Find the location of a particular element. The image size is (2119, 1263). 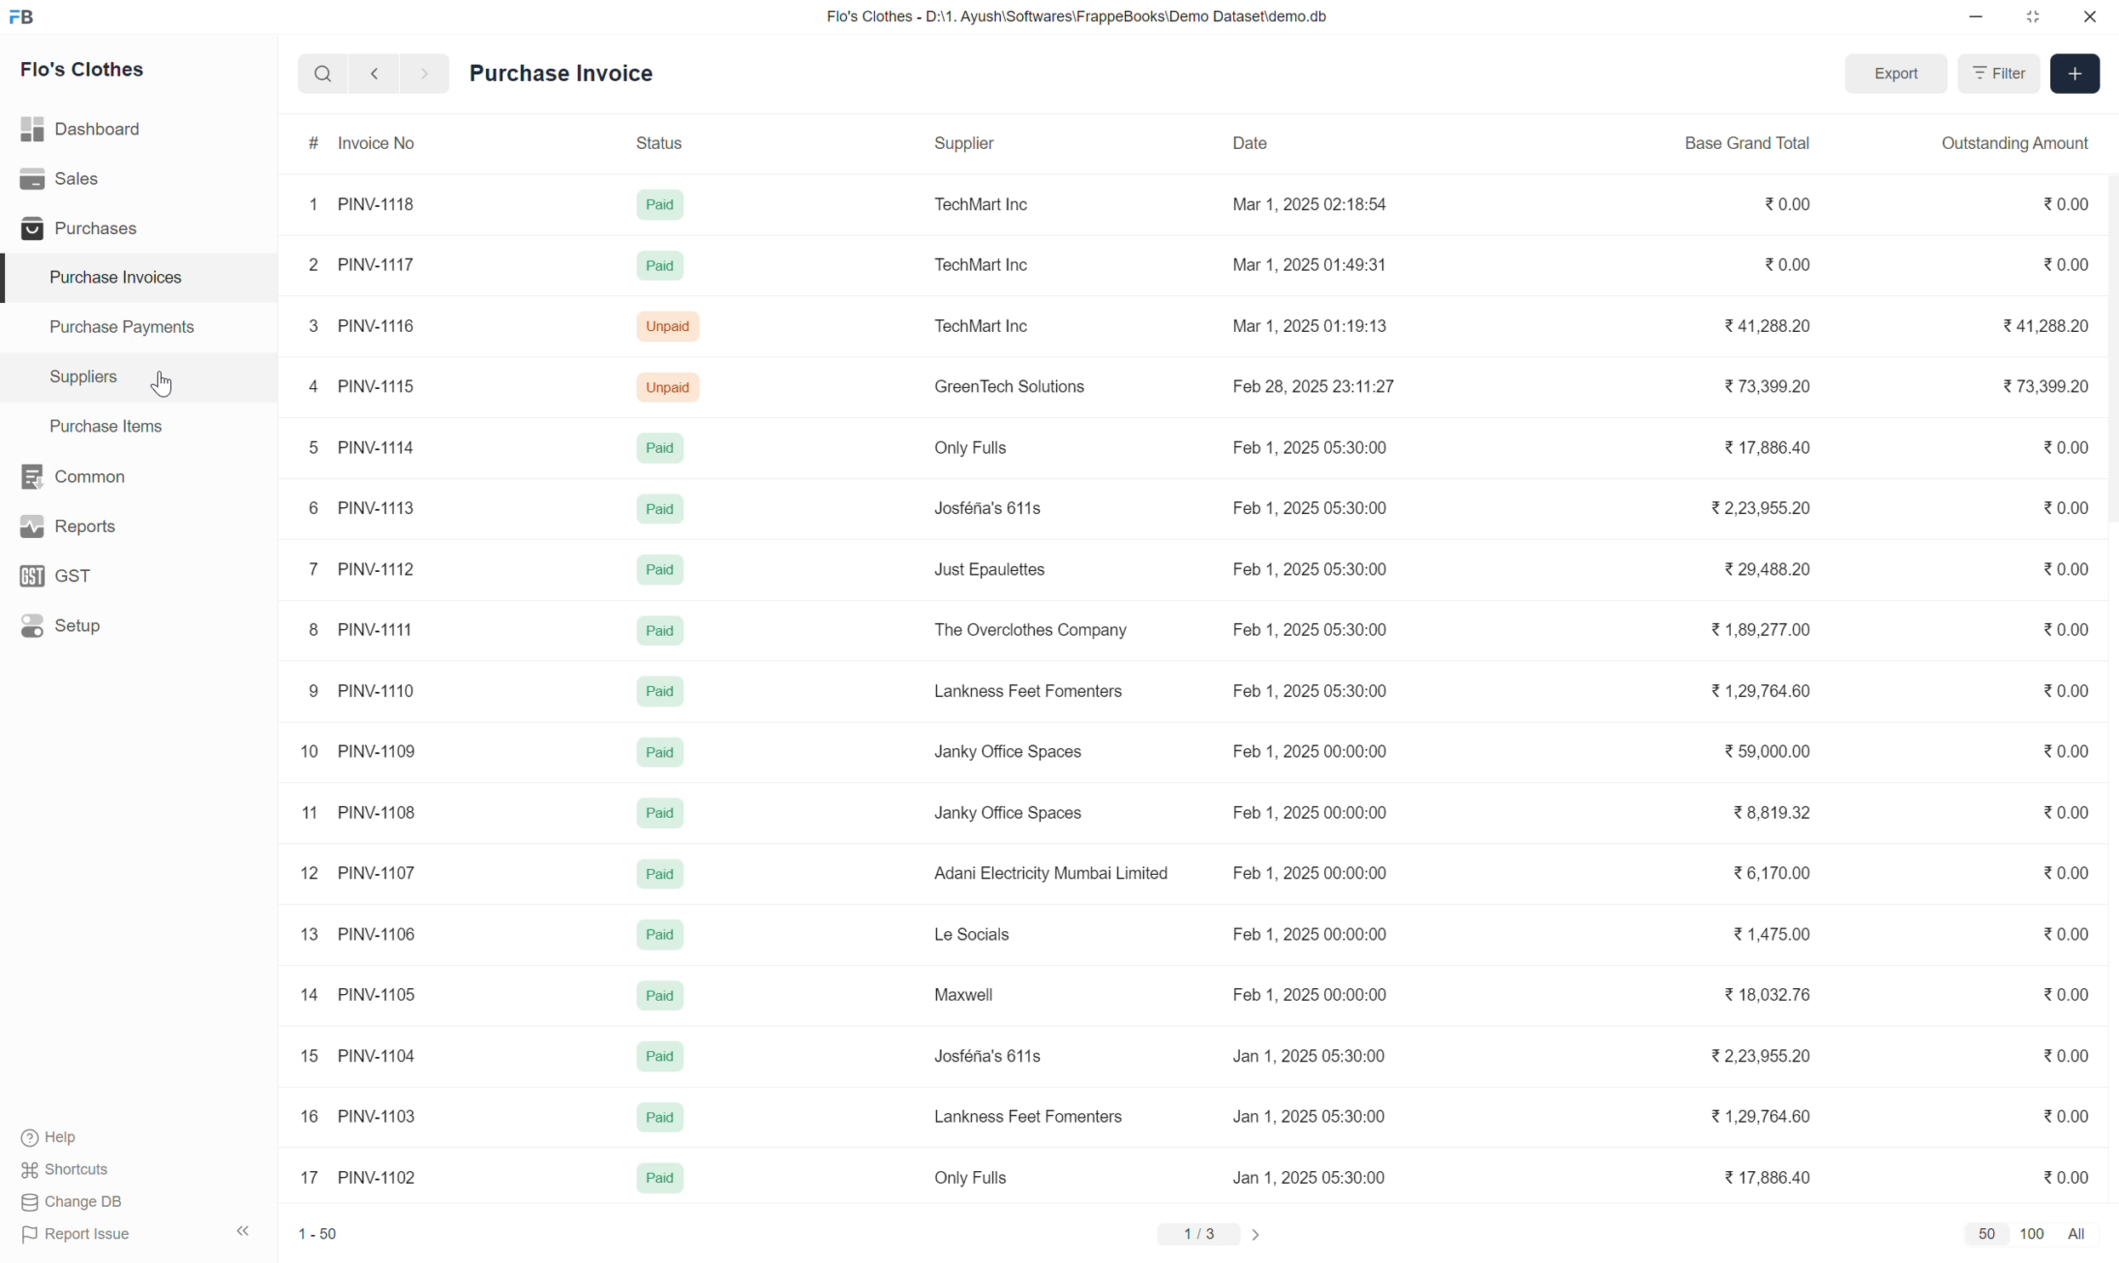

Sales is located at coordinates (61, 174).